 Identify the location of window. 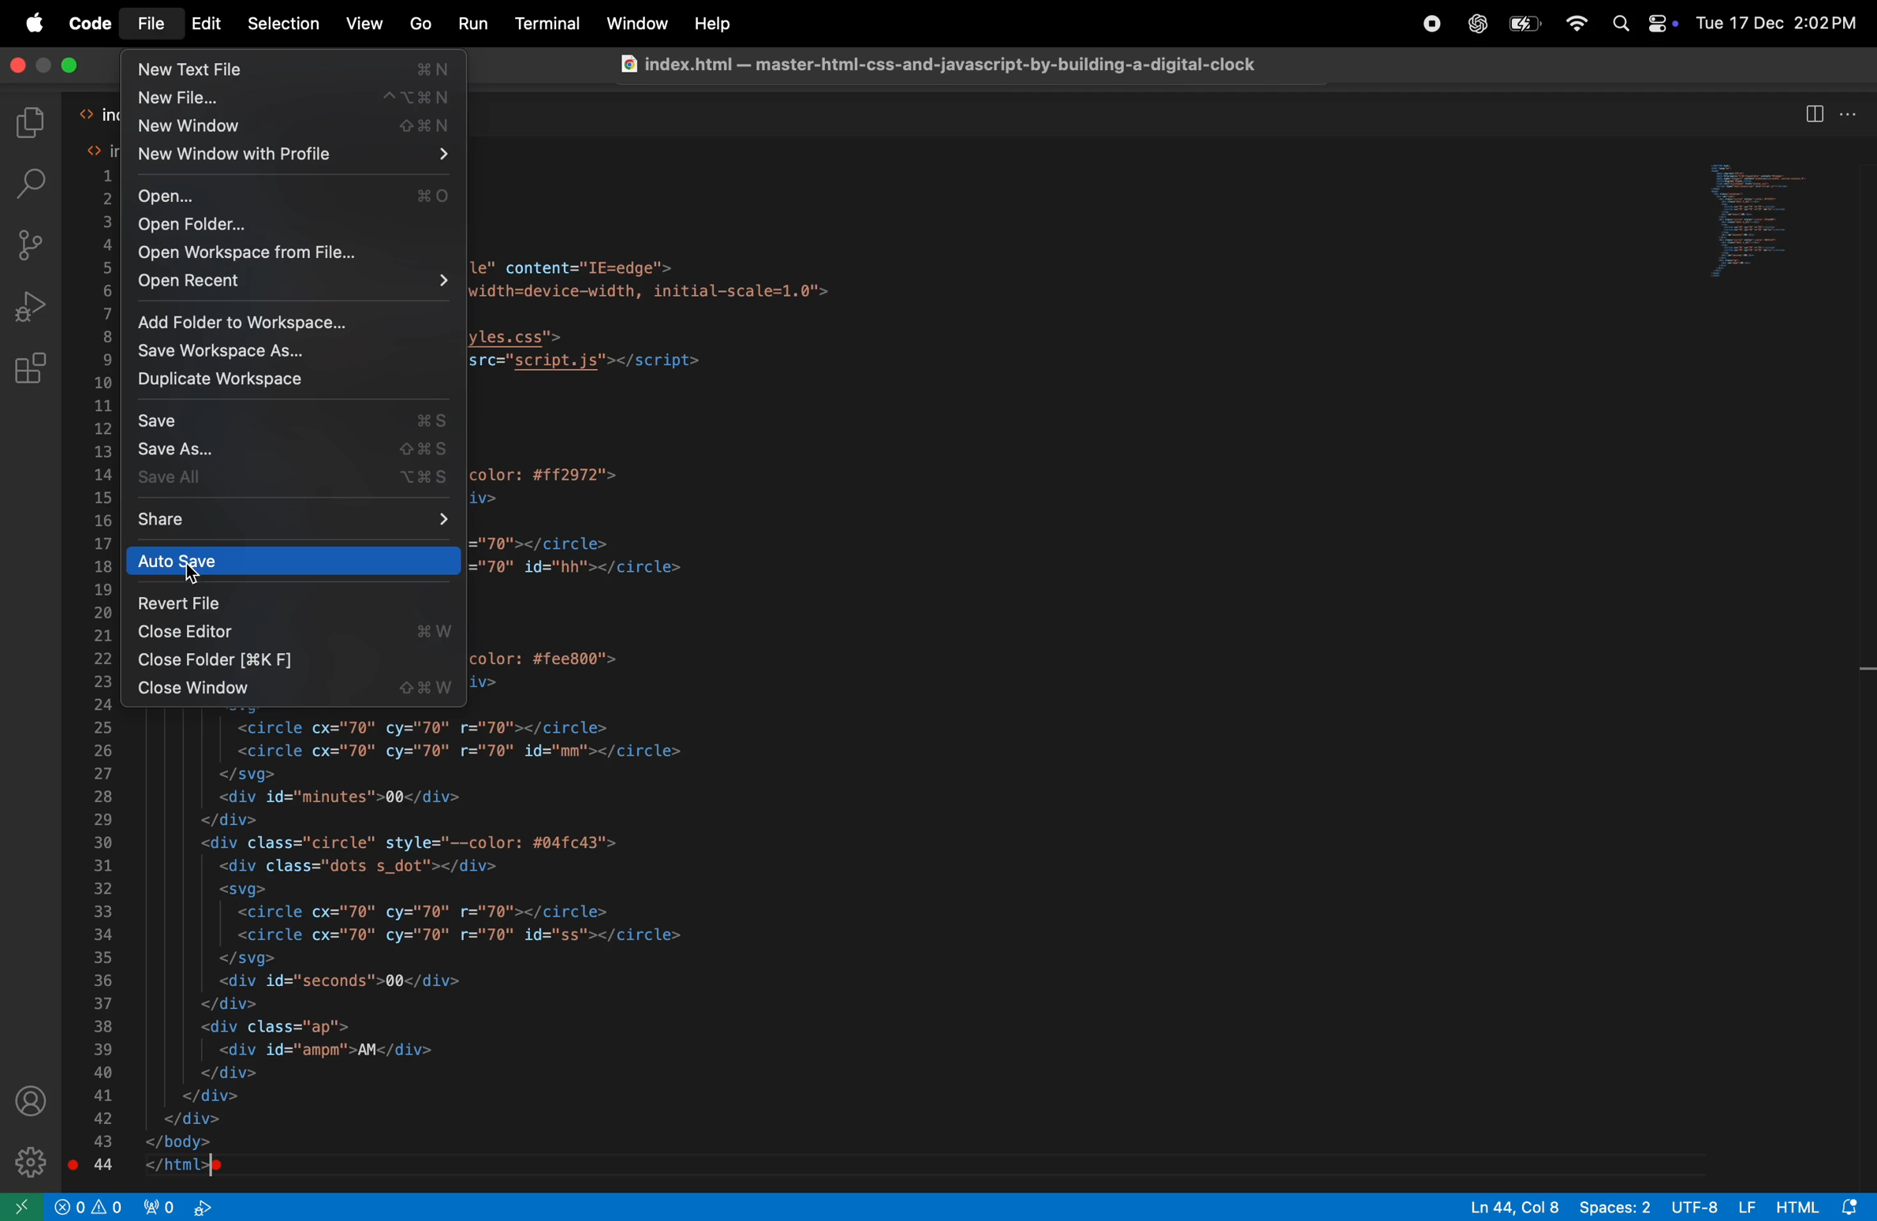
(634, 23).